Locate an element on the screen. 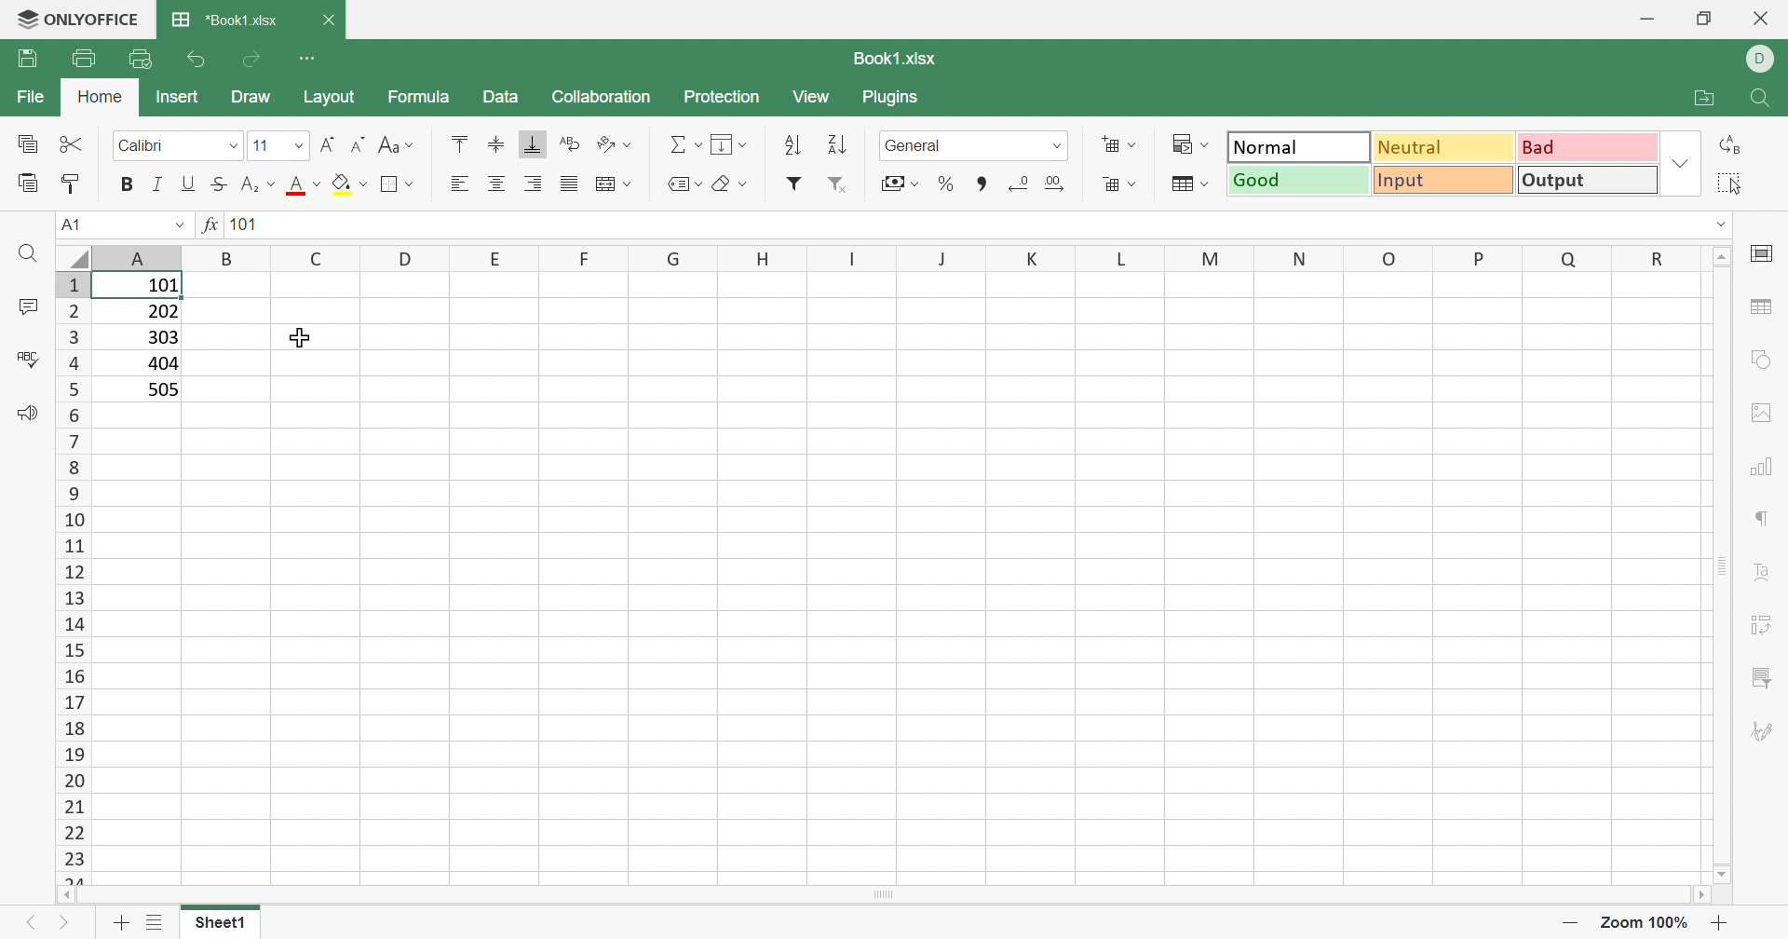 This screenshot has width=1788, height=939. Select all is located at coordinates (1733, 184).